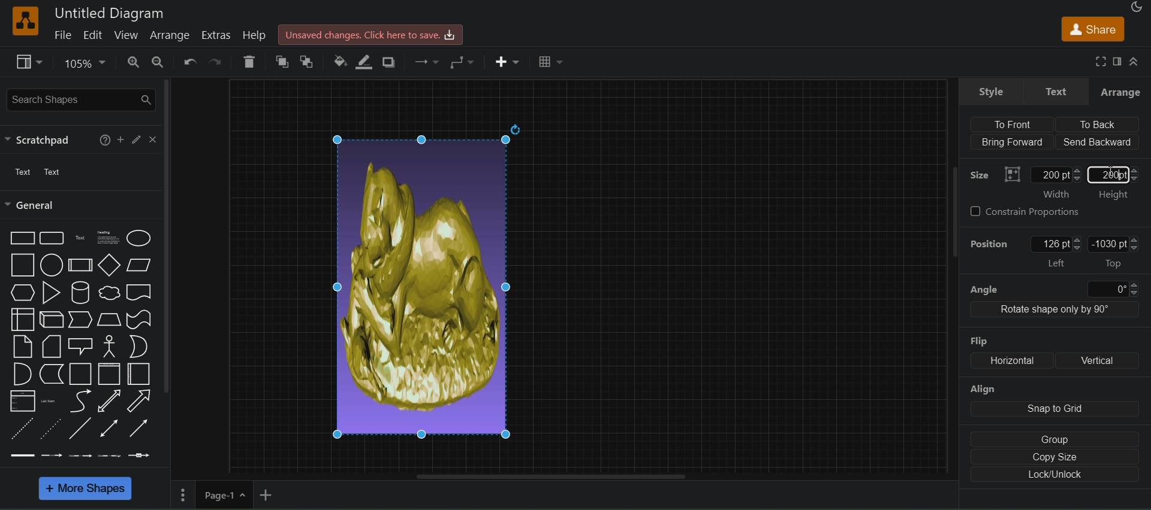 The height and width of the screenshot is (510, 1151). I want to click on text, so click(20, 173).